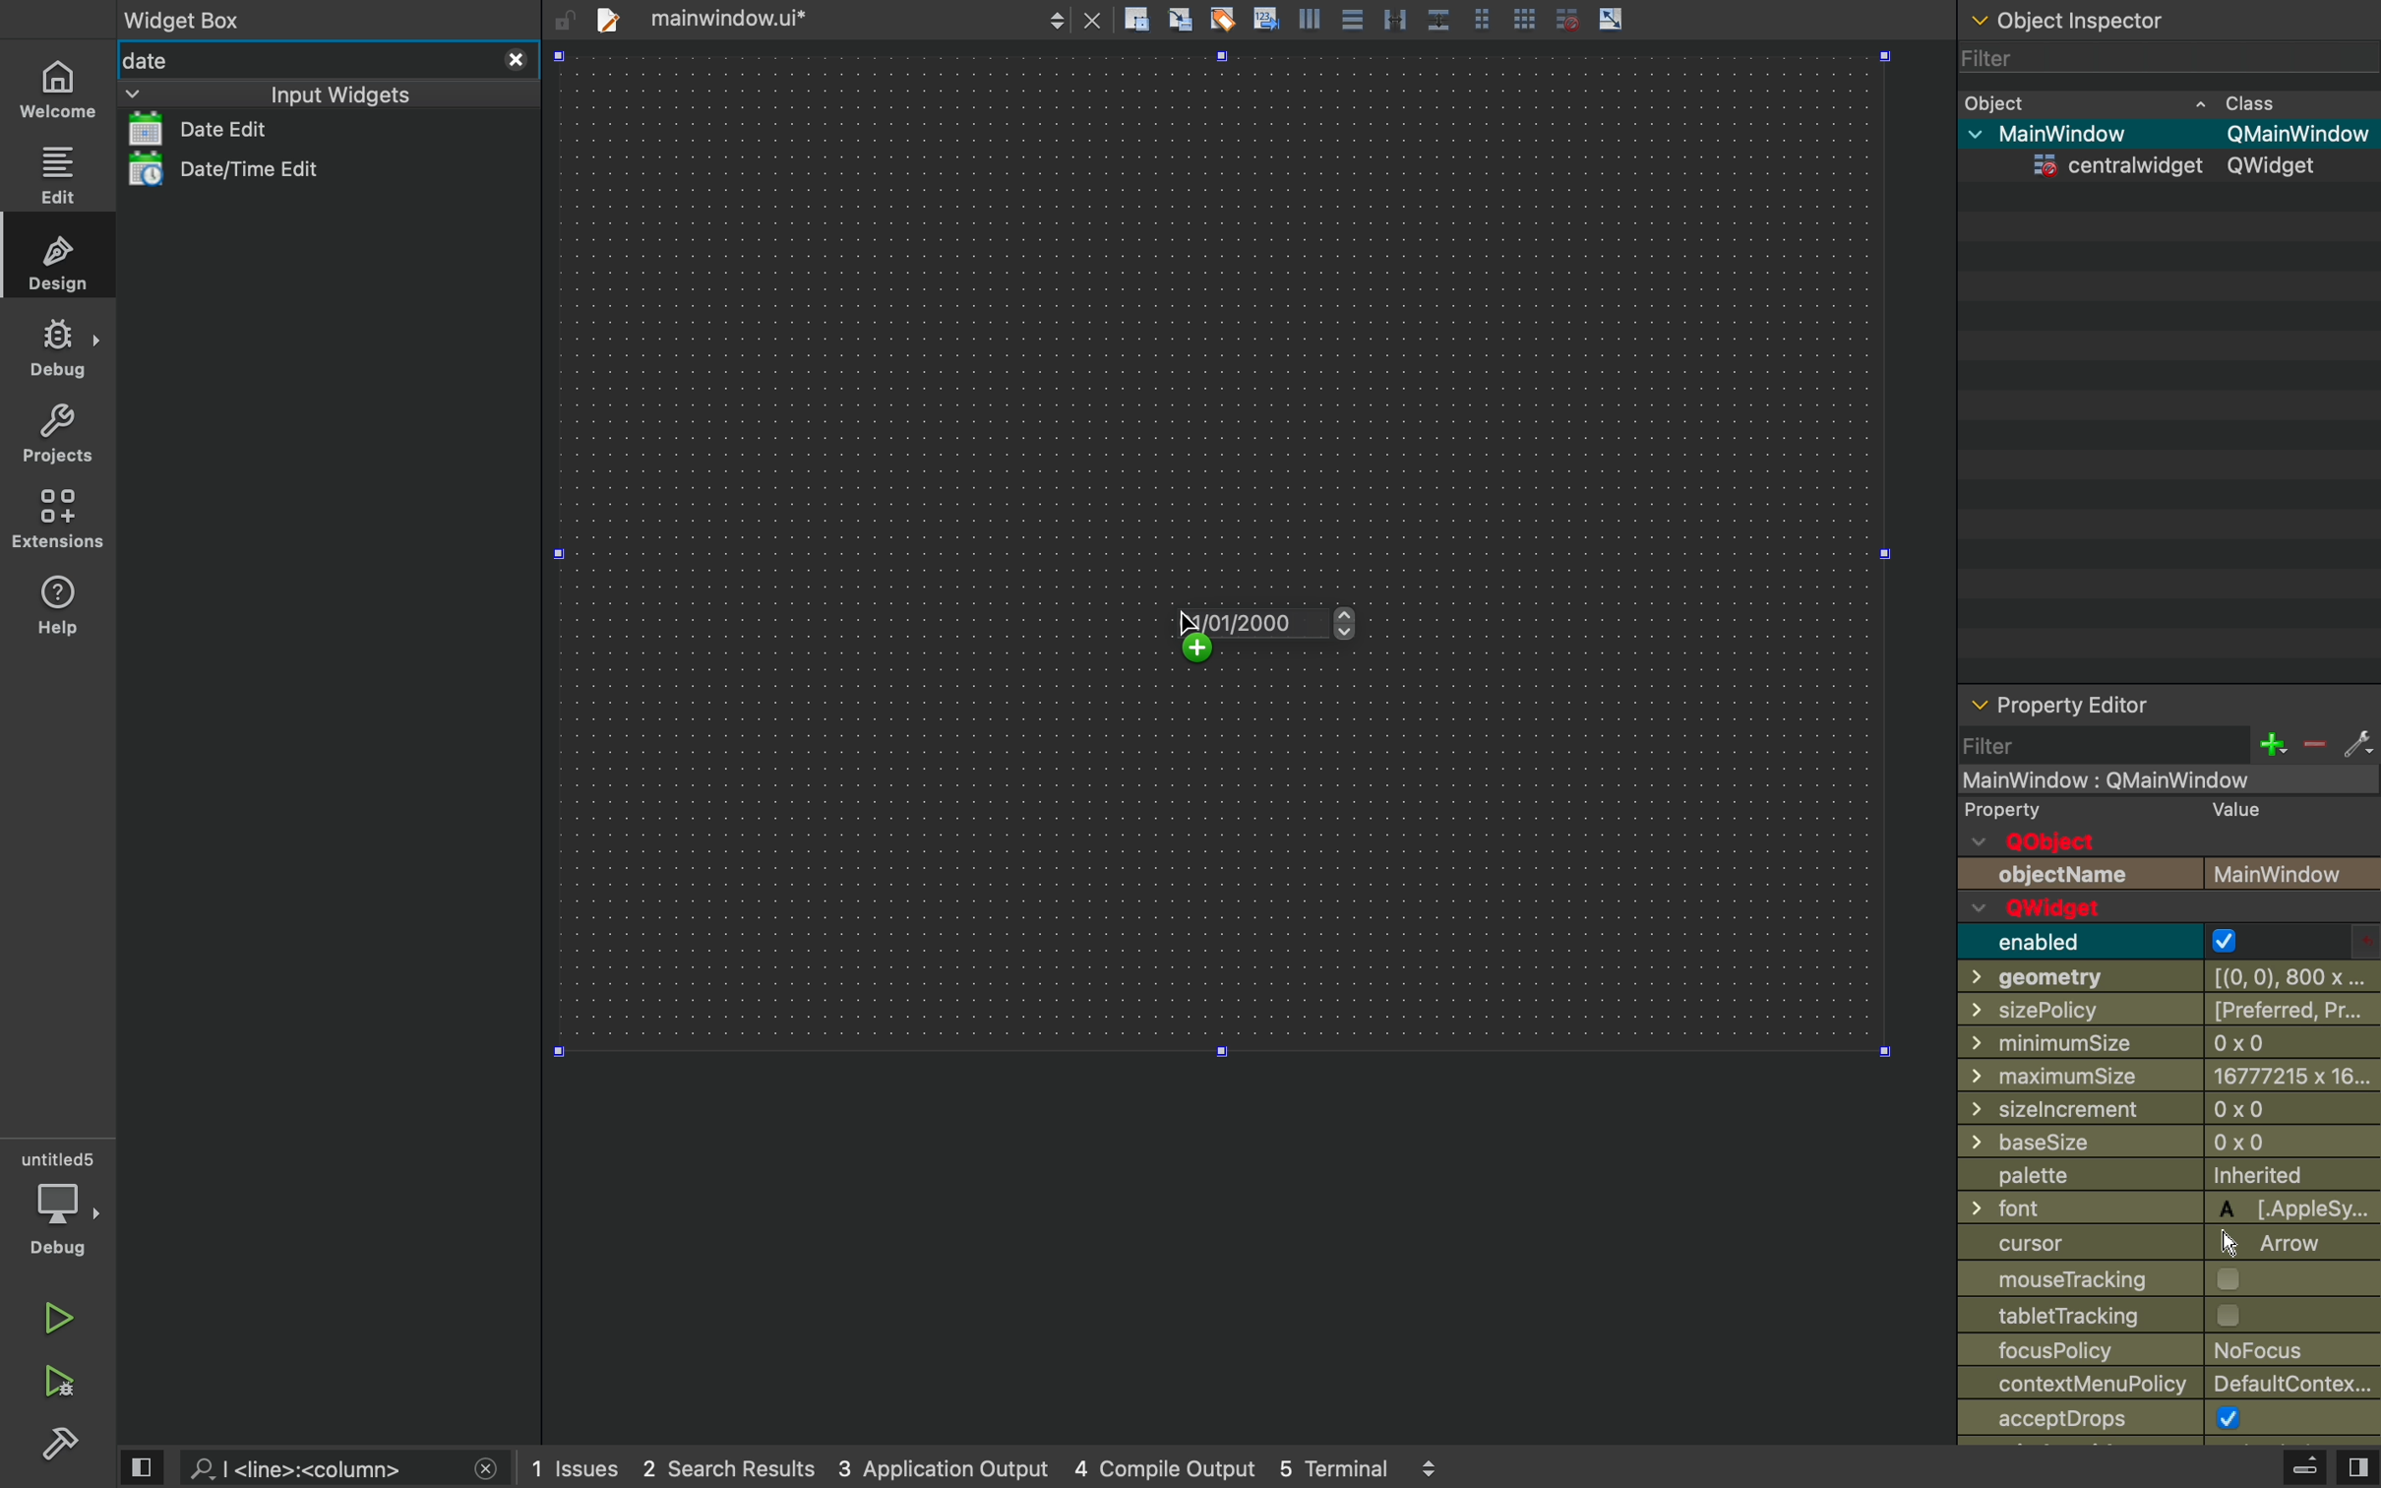 The height and width of the screenshot is (1488, 2381). Describe the element at coordinates (2169, 1113) in the screenshot. I see `sizeincrement` at that location.